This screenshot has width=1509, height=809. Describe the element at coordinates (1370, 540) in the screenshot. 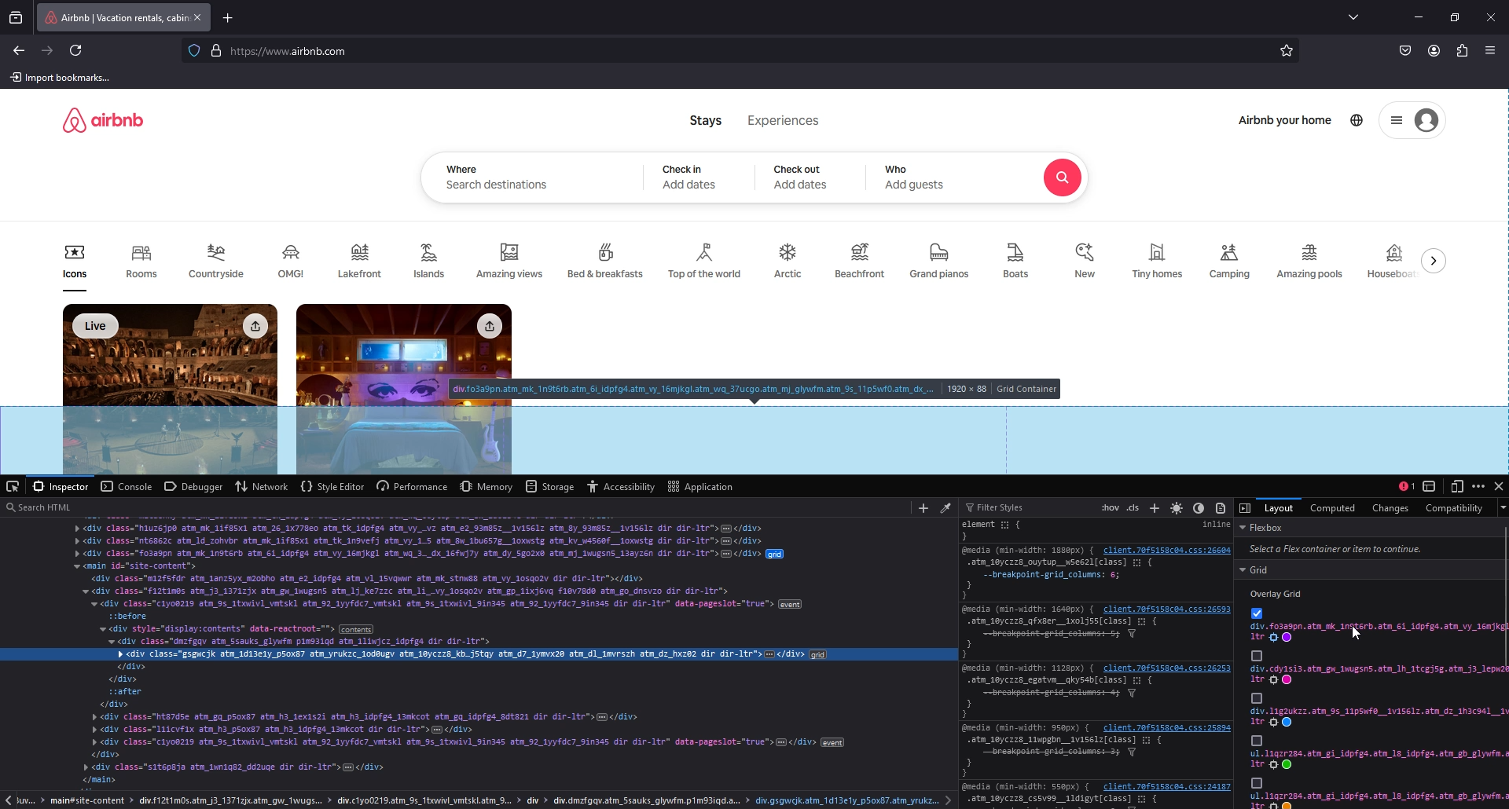

I see `flexbox css` at that location.